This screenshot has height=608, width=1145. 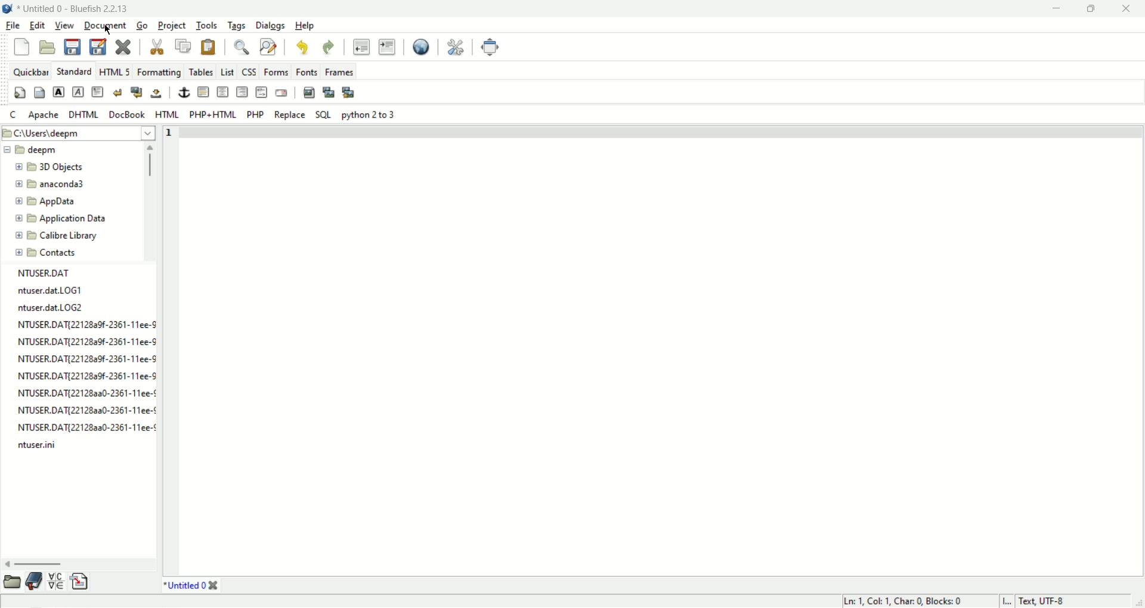 I want to click on email, so click(x=281, y=94).